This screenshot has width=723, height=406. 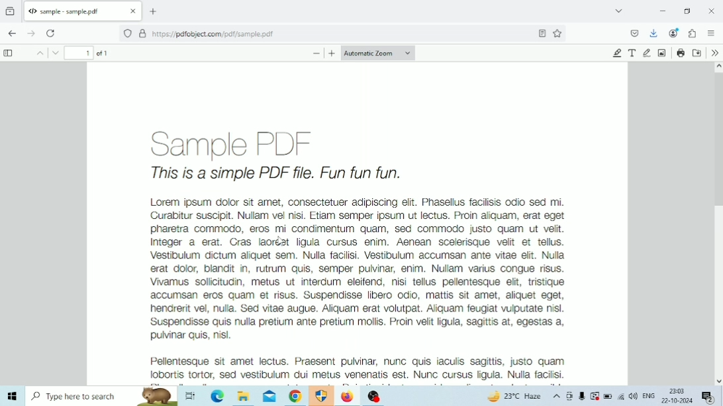 I want to click on Mic, so click(x=582, y=396).